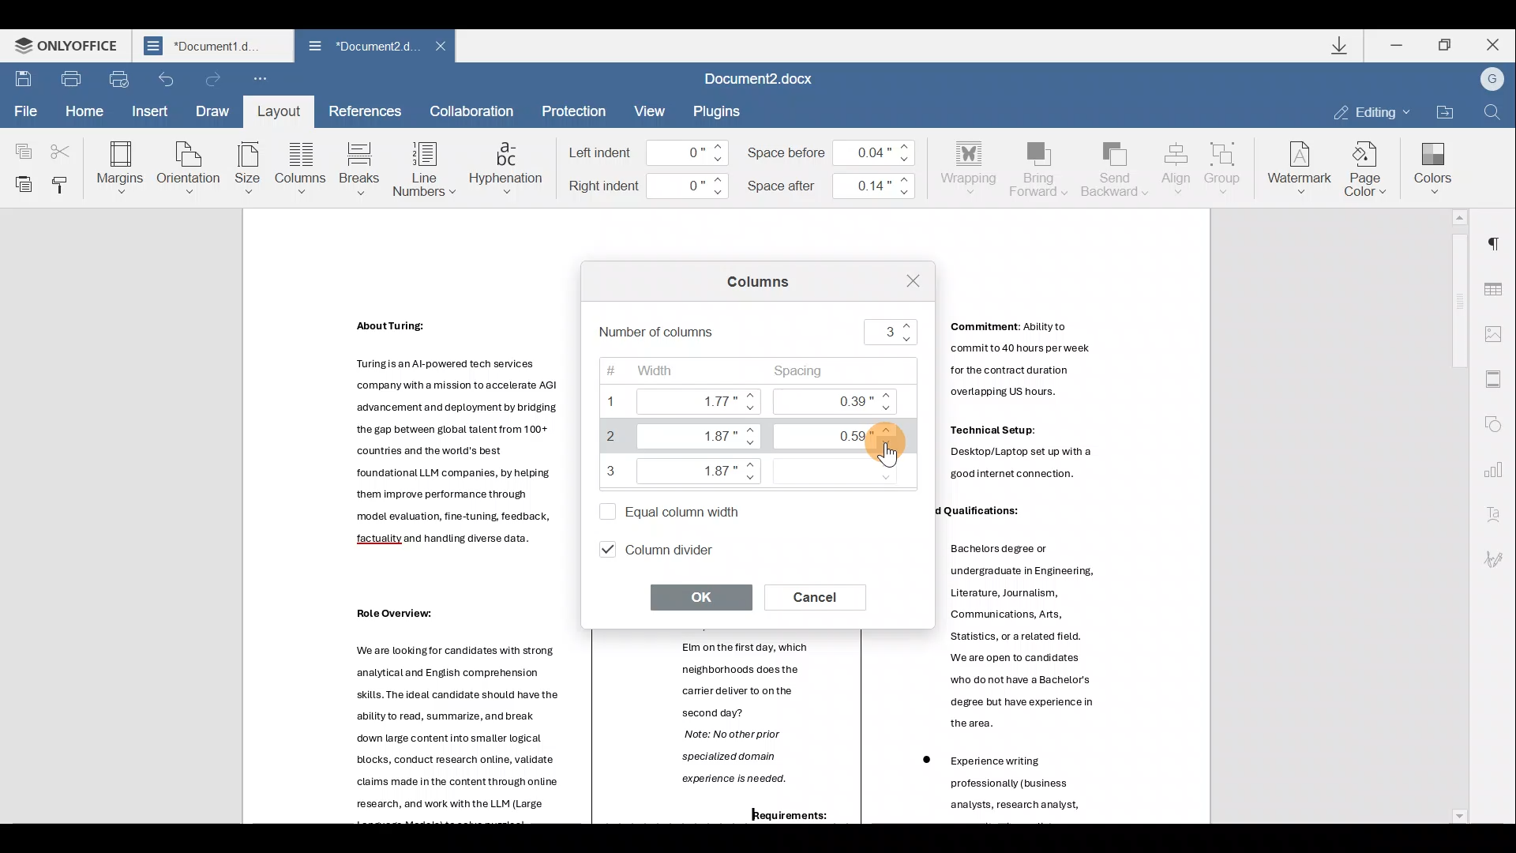  What do you see at coordinates (980, 513) in the screenshot?
I see `` at bounding box center [980, 513].